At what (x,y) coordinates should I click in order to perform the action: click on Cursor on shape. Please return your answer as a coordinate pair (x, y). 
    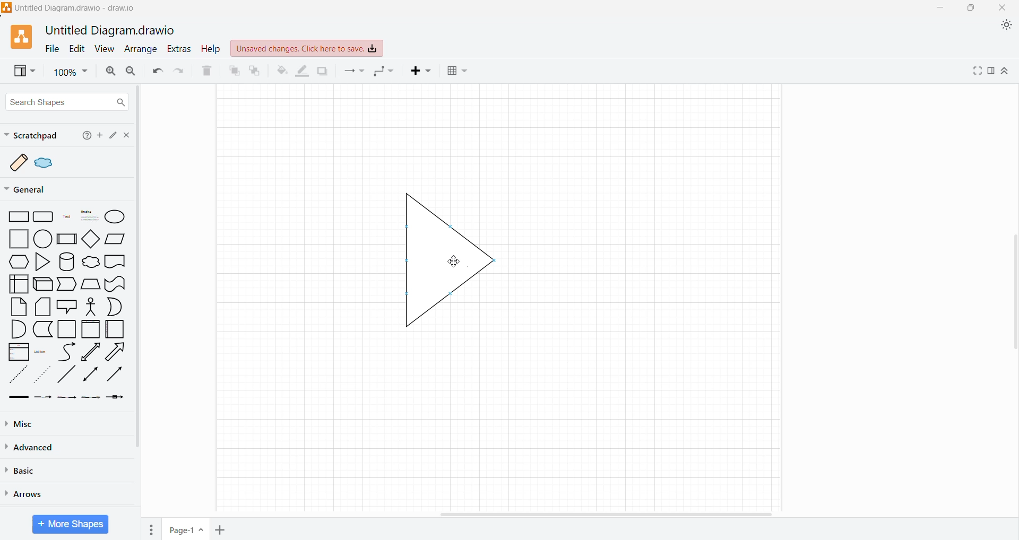
    Looking at the image, I should click on (449, 259).